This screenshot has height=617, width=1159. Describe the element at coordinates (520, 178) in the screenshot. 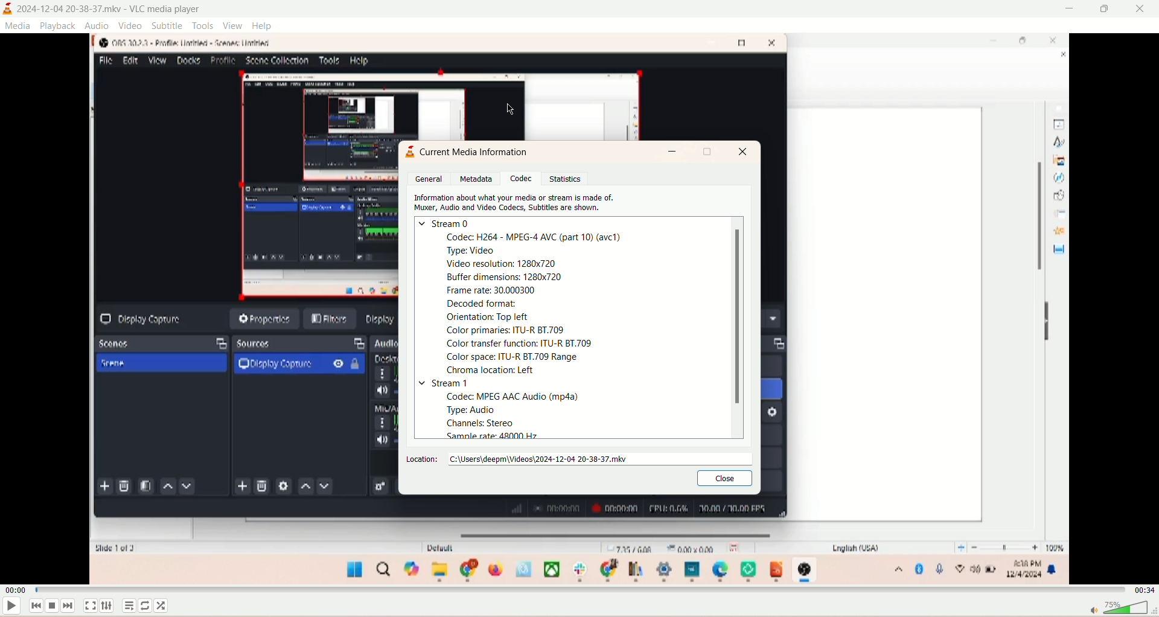

I see `codec` at that location.